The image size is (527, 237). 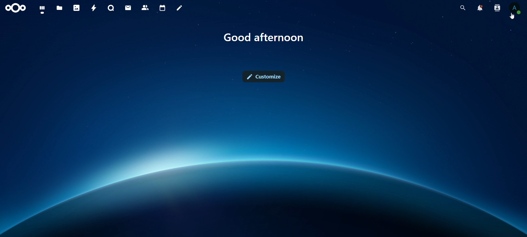 What do you see at coordinates (263, 76) in the screenshot?
I see `customize` at bounding box center [263, 76].